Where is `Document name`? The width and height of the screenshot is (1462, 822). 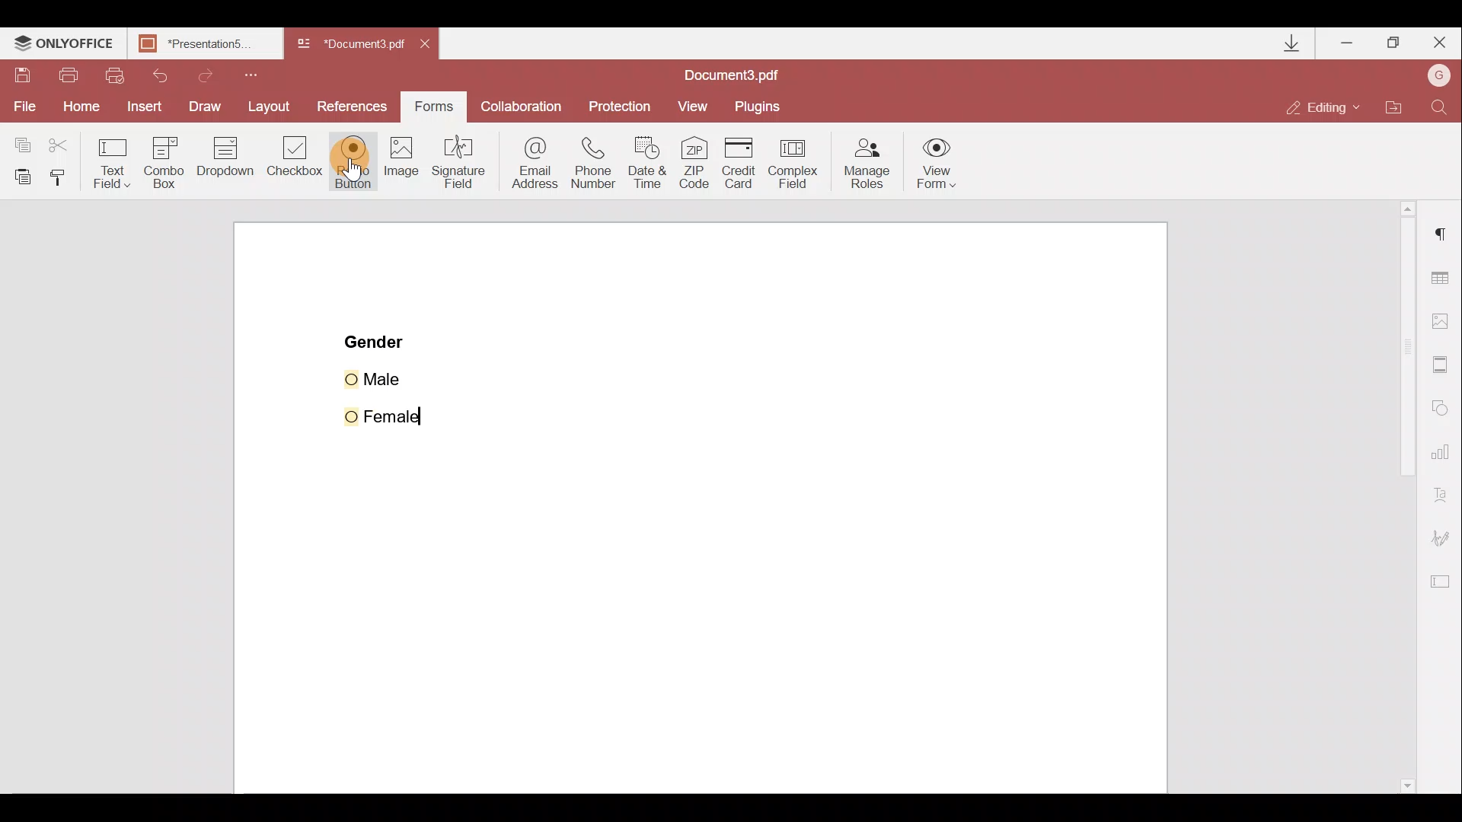
Document name is located at coordinates (353, 44).